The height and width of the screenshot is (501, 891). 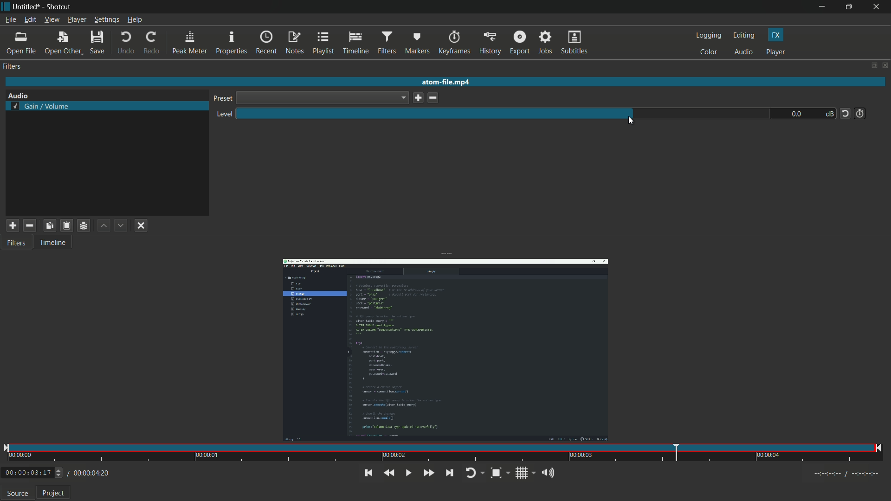 What do you see at coordinates (845, 113) in the screenshot?
I see `reset tot default` at bounding box center [845, 113].